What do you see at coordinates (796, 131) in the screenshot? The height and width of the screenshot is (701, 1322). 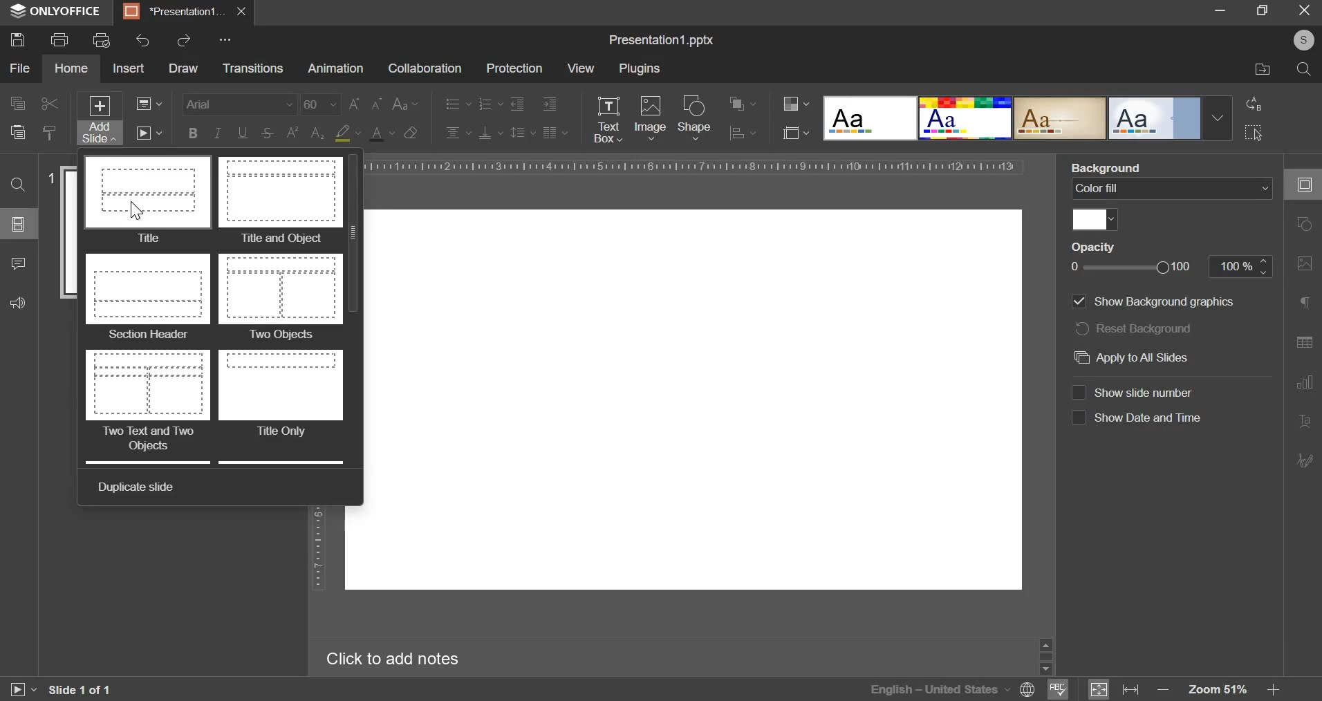 I see `slide size` at bounding box center [796, 131].